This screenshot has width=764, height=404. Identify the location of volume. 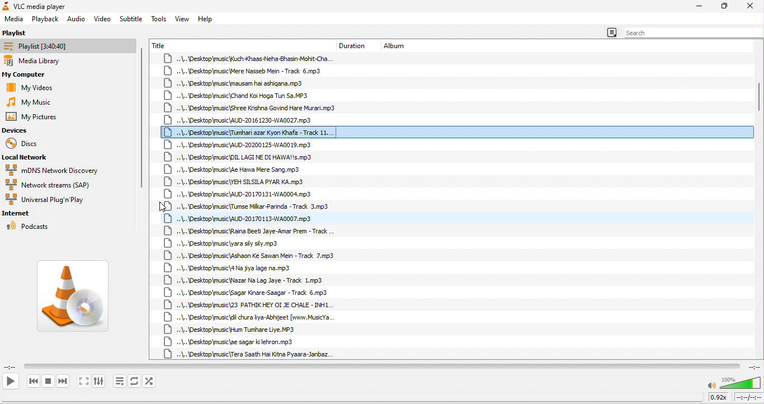
(741, 383).